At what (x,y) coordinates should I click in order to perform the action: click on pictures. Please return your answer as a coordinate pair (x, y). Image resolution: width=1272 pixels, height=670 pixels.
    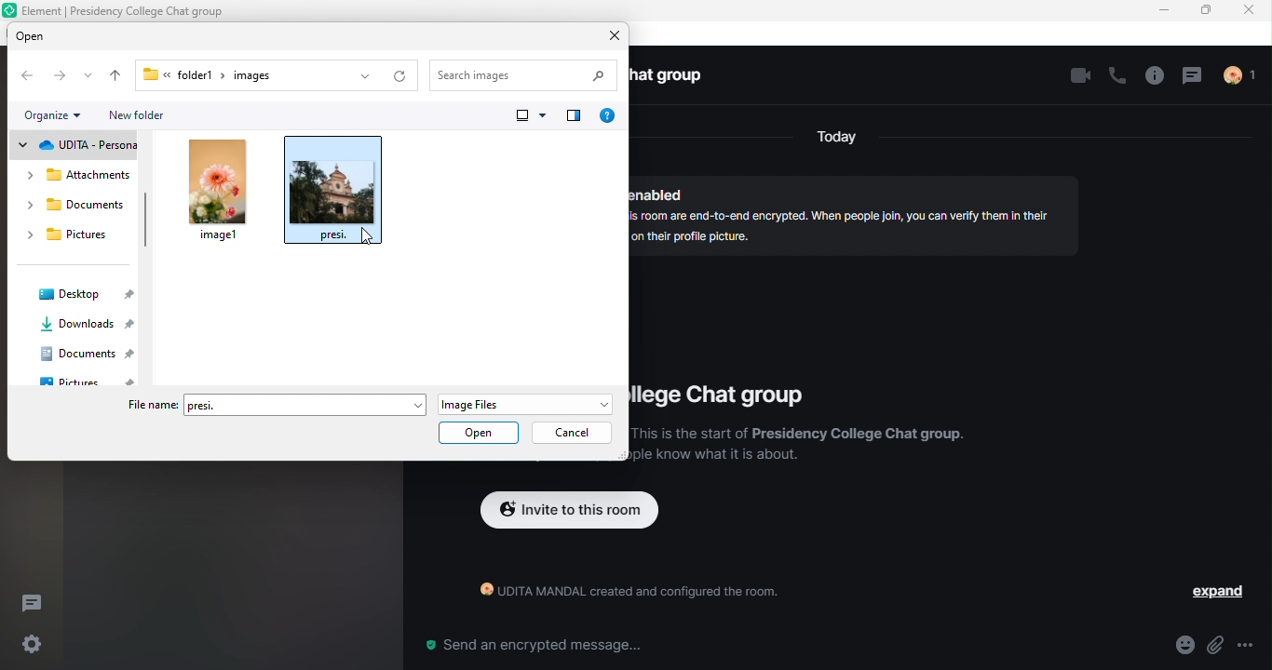
    Looking at the image, I should click on (73, 237).